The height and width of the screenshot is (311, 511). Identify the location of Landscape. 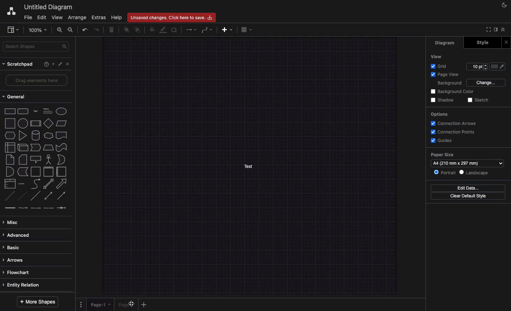
(476, 173).